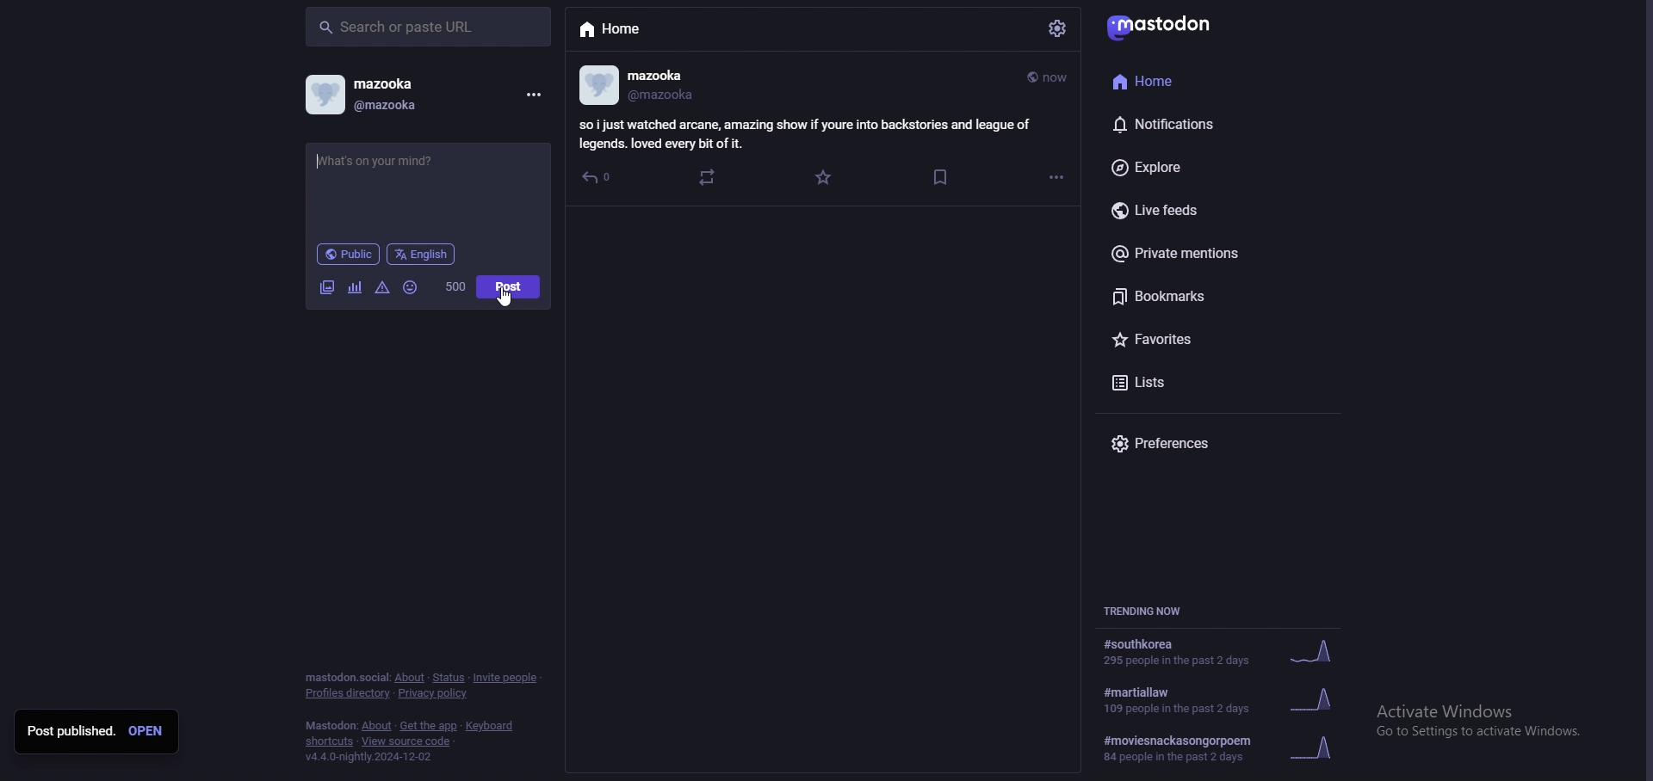 Image resolution: width=1653 pixels, height=781 pixels. I want to click on menu, so click(536, 95).